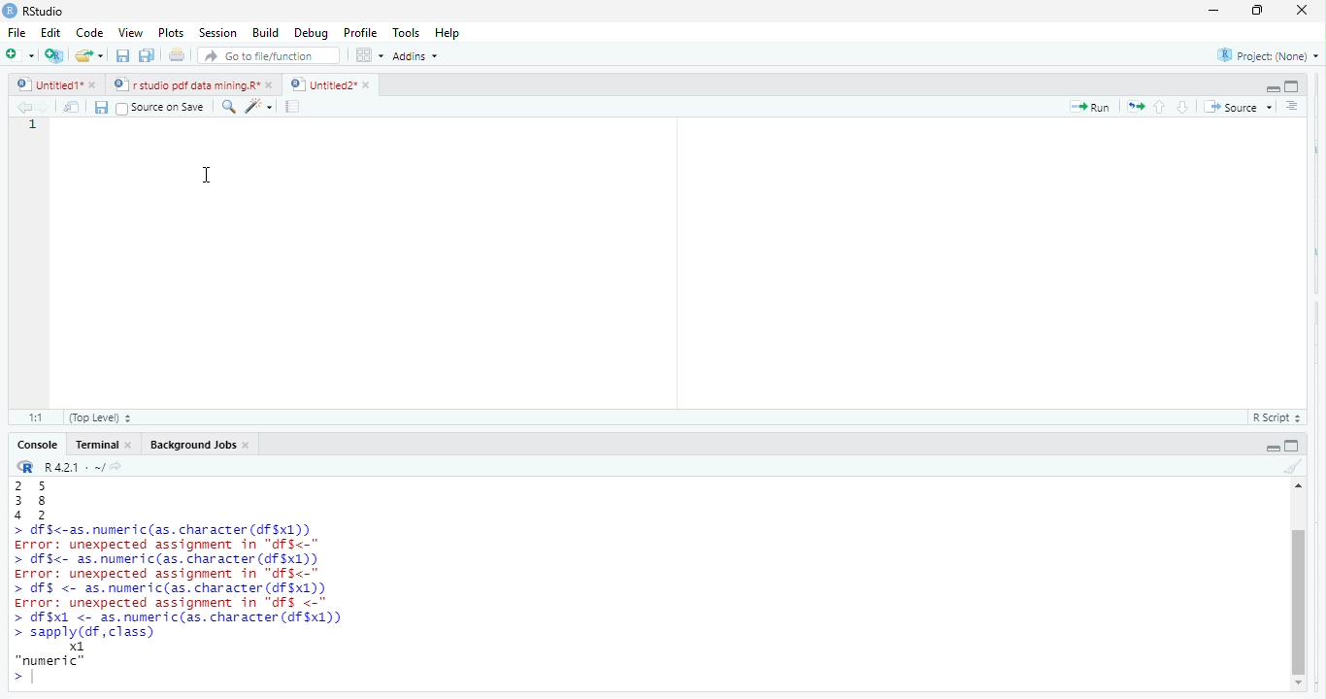 The height and width of the screenshot is (699, 1326). Describe the element at coordinates (54, 56) in the screenshot. I see `create a project` at that location.